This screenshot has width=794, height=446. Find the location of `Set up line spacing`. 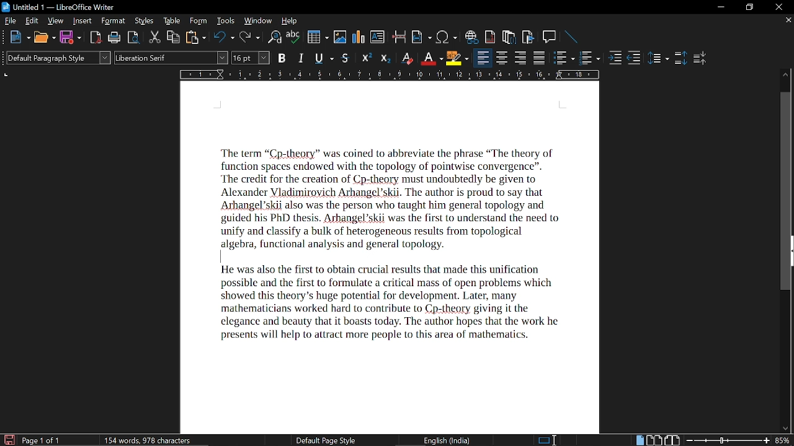

Set up line spacing is located at coordinates (659, 59).